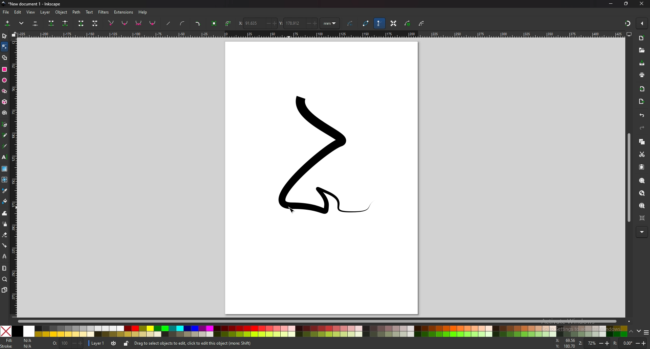 This screenshot has width=650, height=349. Describe the element at coordinates (77, 12) in the screenshot. I see `path` at that location.